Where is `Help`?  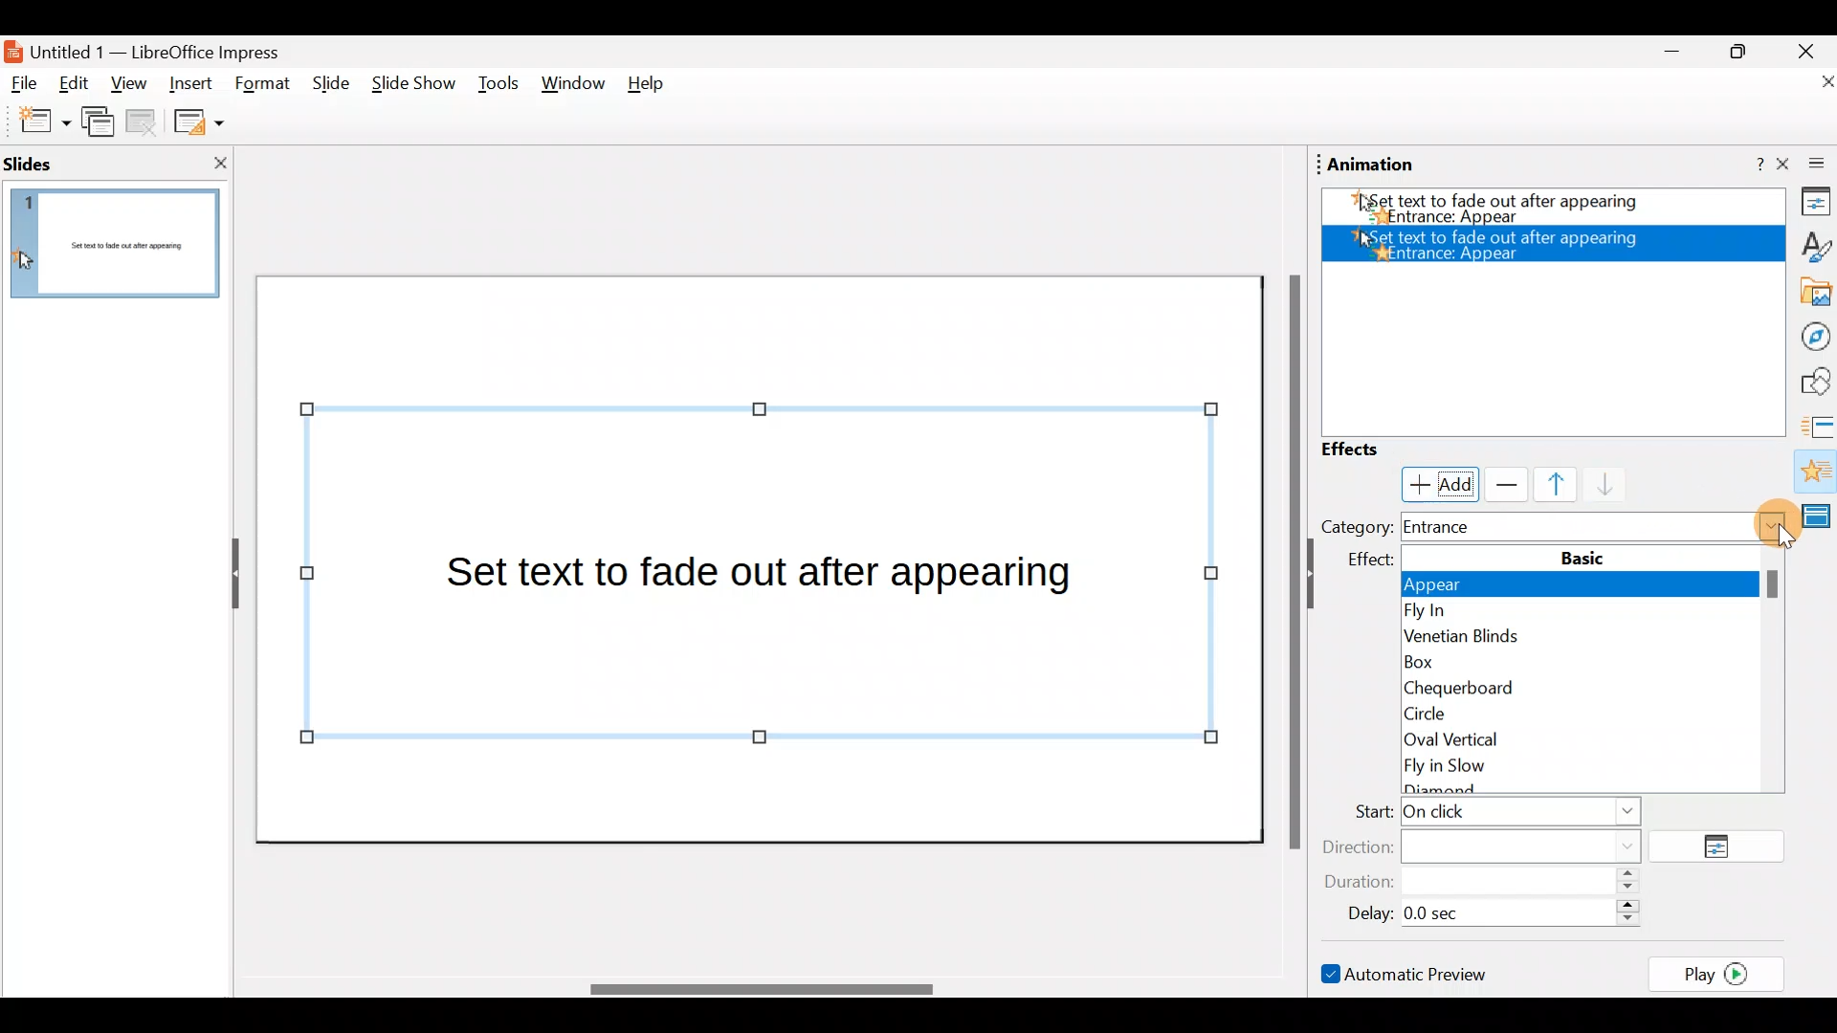 Help is located at coordinates (1746, 165).